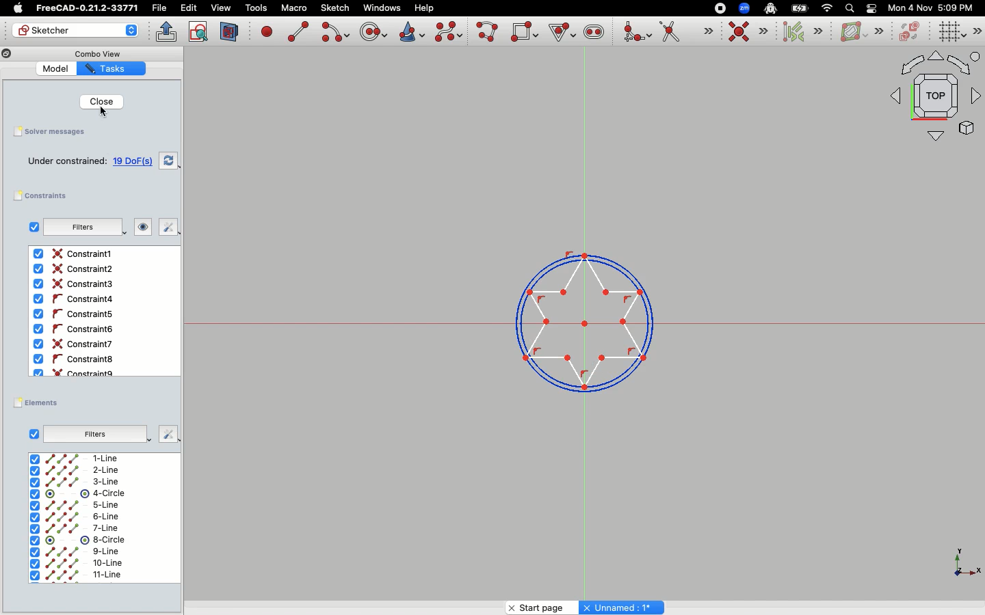 The width and height of the screenshot is (985, 615). What do you see at coordinates (164, 228) in the screenshot?
I see `Fix` at bounding box center [164, 228].